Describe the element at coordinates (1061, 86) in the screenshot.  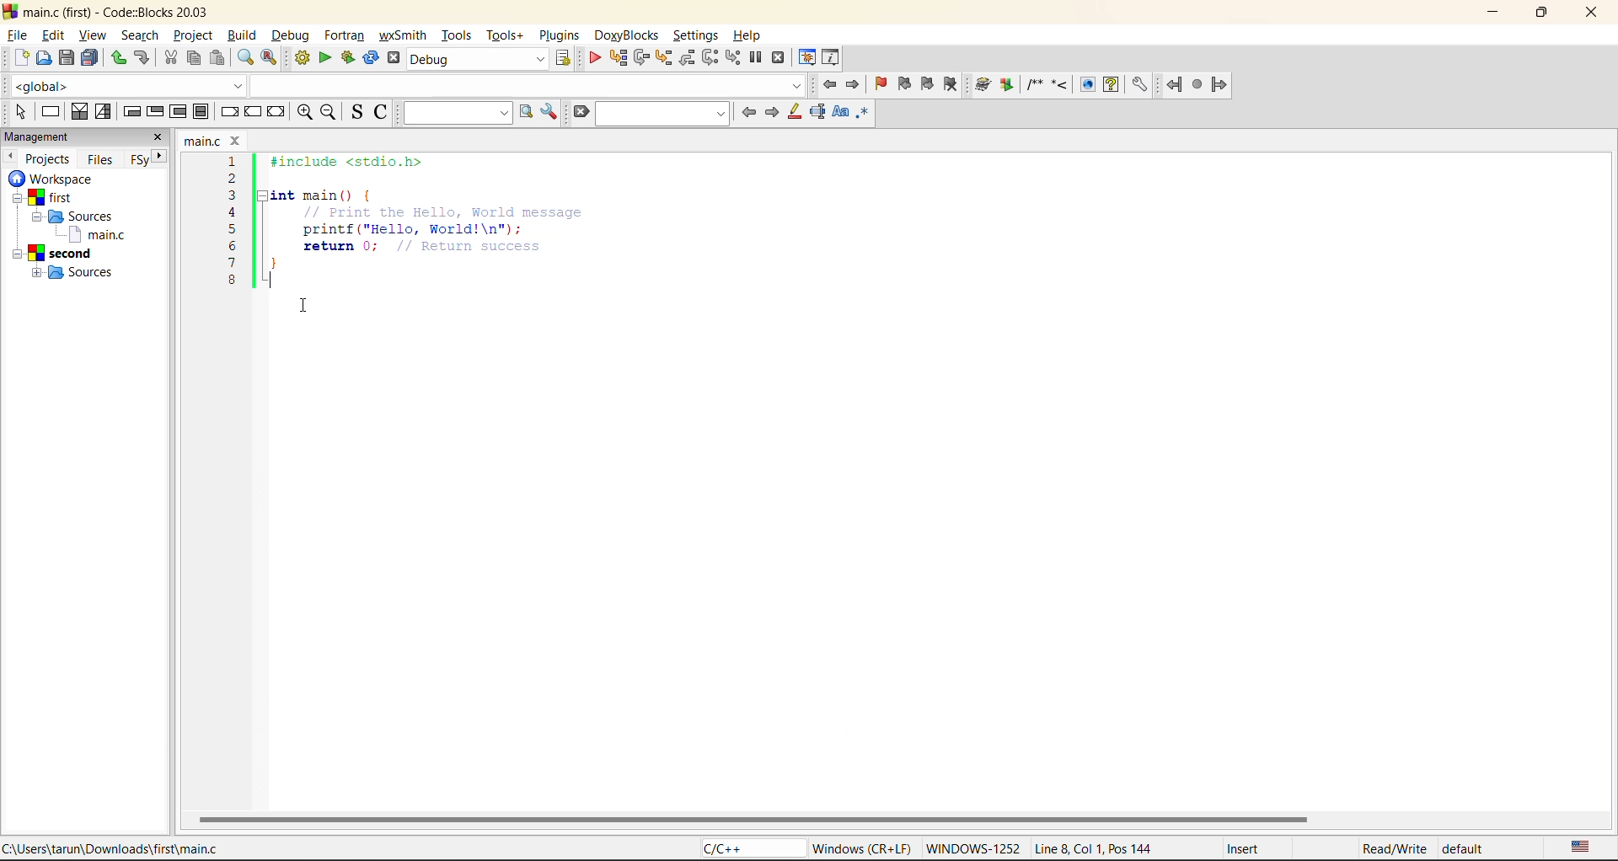
I see `insert line` at that location.